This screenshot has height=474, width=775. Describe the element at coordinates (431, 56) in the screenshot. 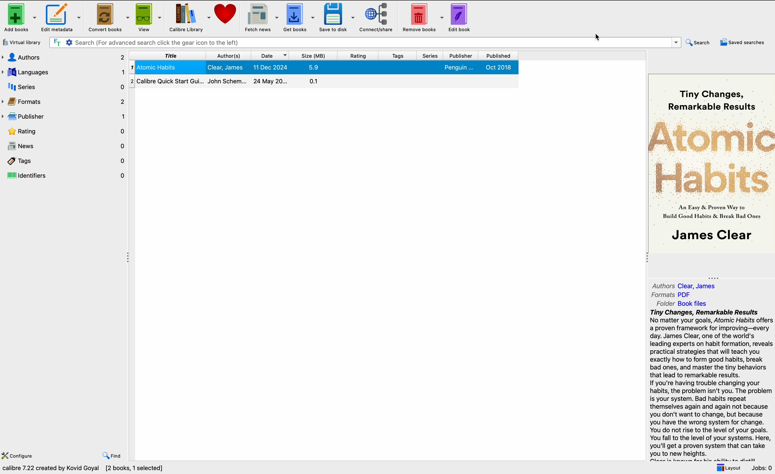

I see `series` at that location.